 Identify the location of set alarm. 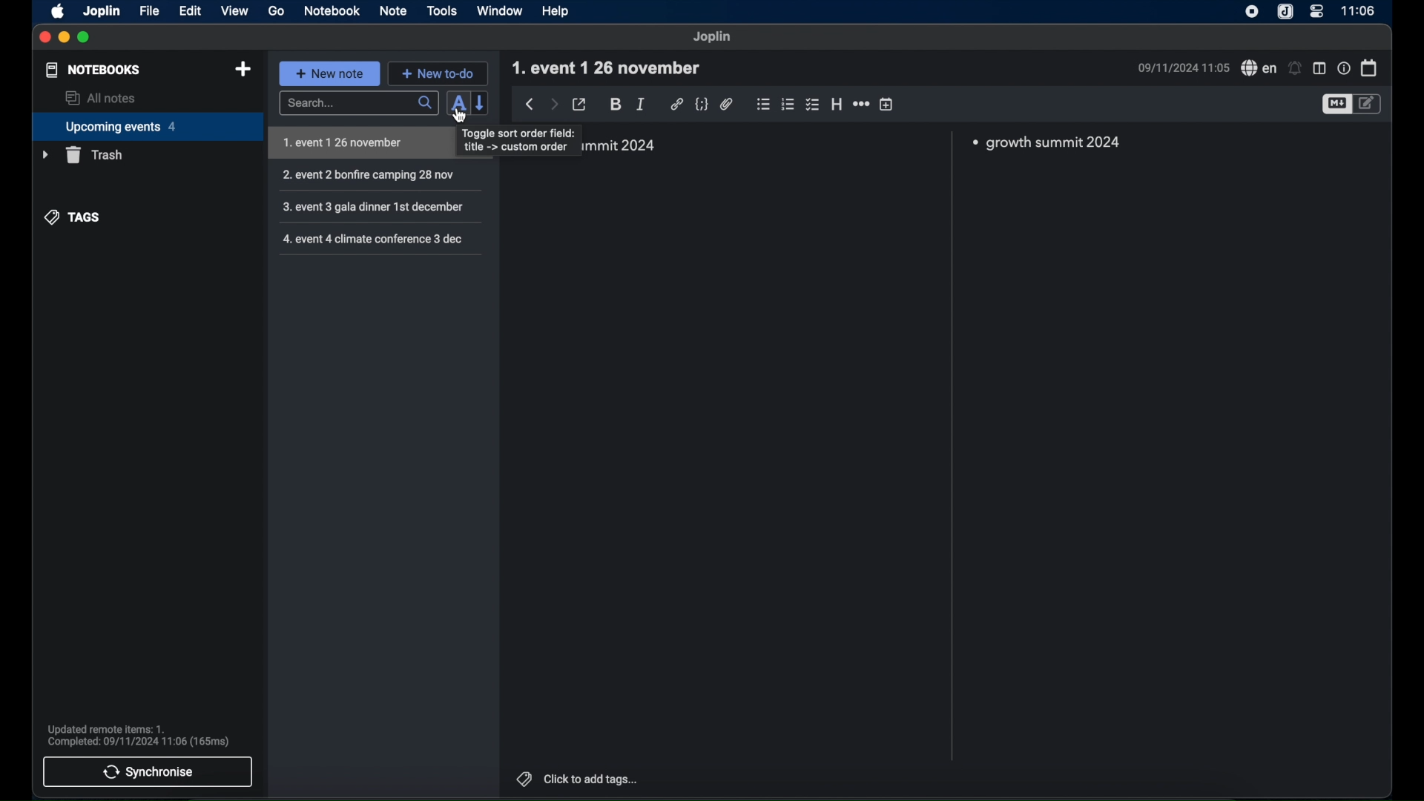
(1295, 67).